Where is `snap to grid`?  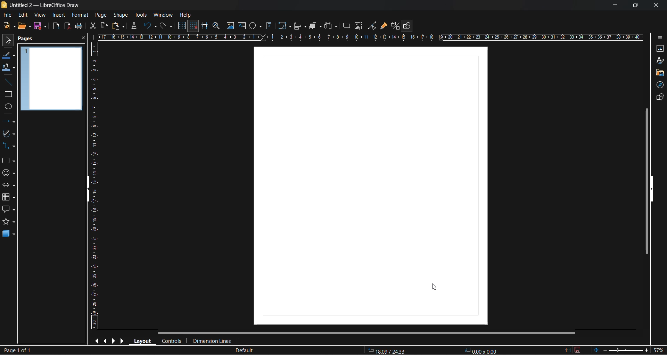
snap to grid is located at coordinates (193, 26).